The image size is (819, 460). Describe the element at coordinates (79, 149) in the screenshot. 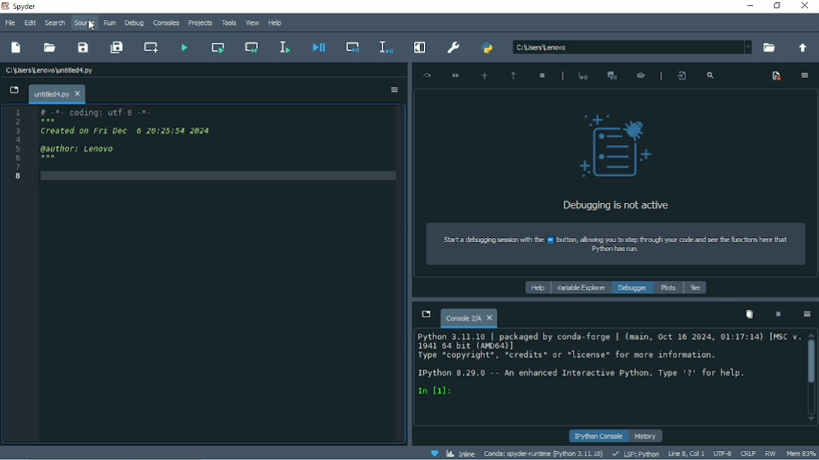

I see `author` at that location.